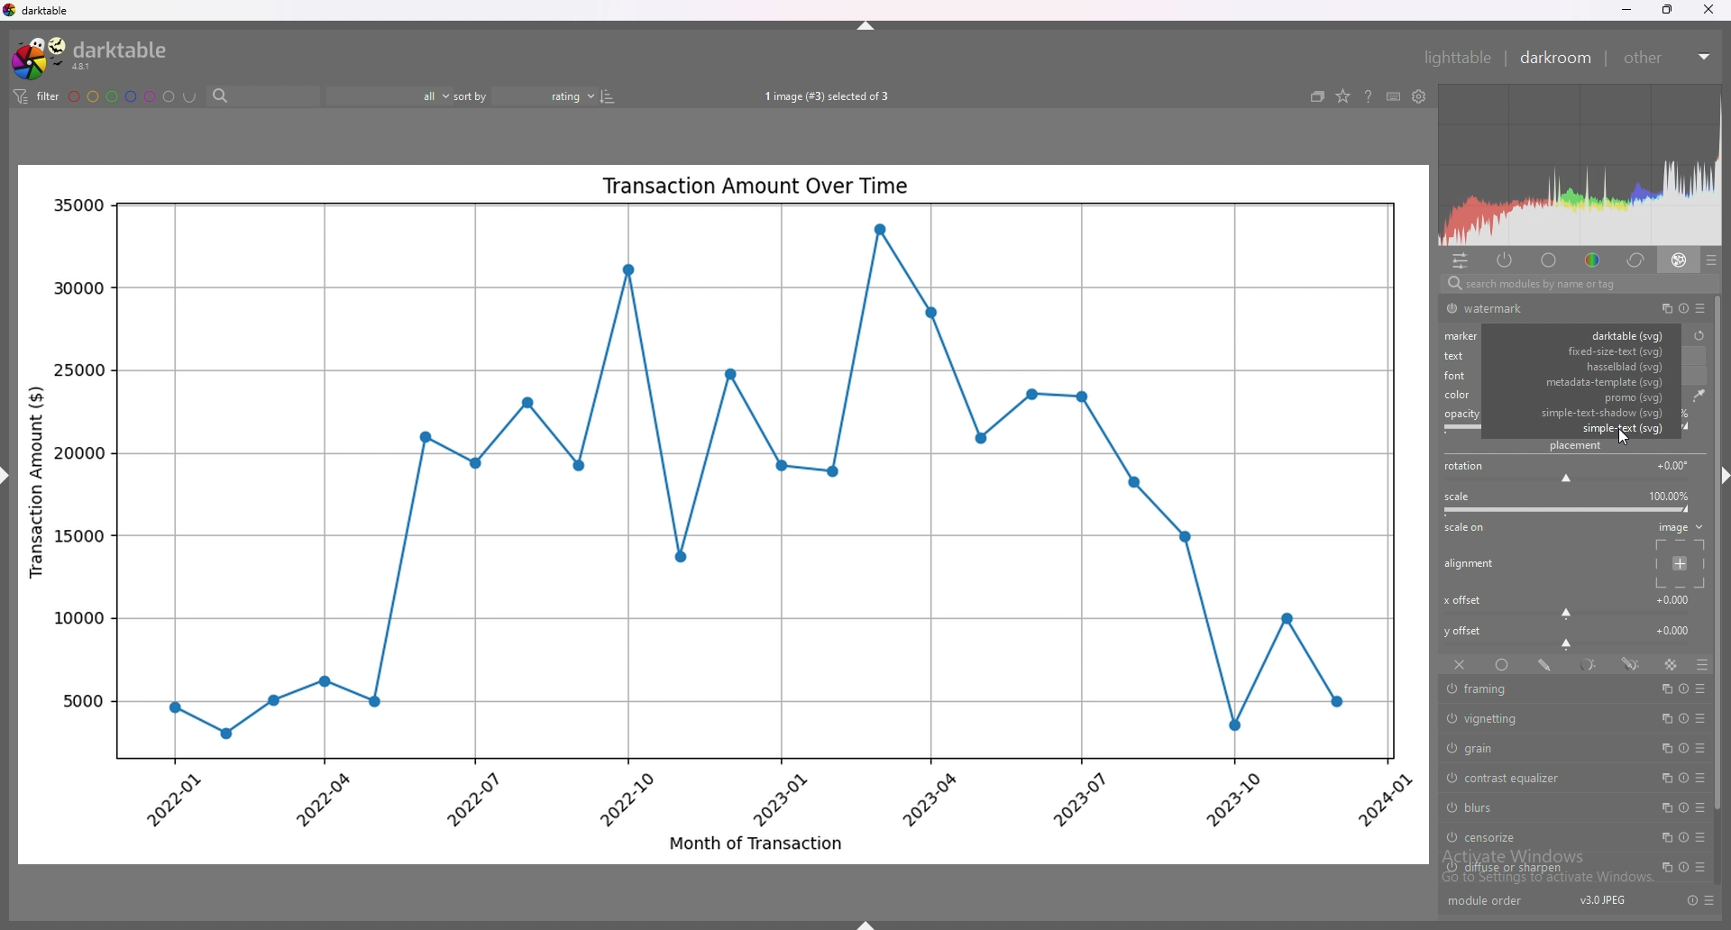 The image size is (1731, 930). Describe the element at coordinates (1457, 497) in the screenshot. I see `scale` at that location.